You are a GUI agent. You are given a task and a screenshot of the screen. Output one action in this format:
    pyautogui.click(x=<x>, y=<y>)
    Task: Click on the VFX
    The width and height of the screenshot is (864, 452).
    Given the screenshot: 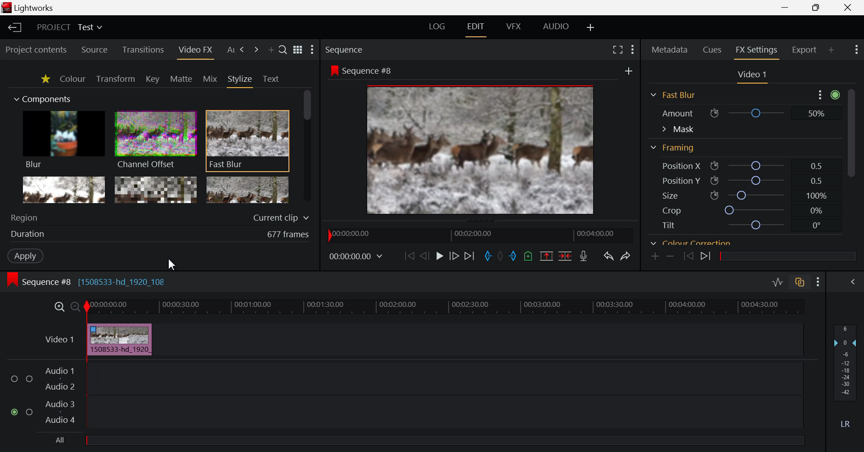 What is the action you would take?
    pyautogui.click(x=513, y=29)
    